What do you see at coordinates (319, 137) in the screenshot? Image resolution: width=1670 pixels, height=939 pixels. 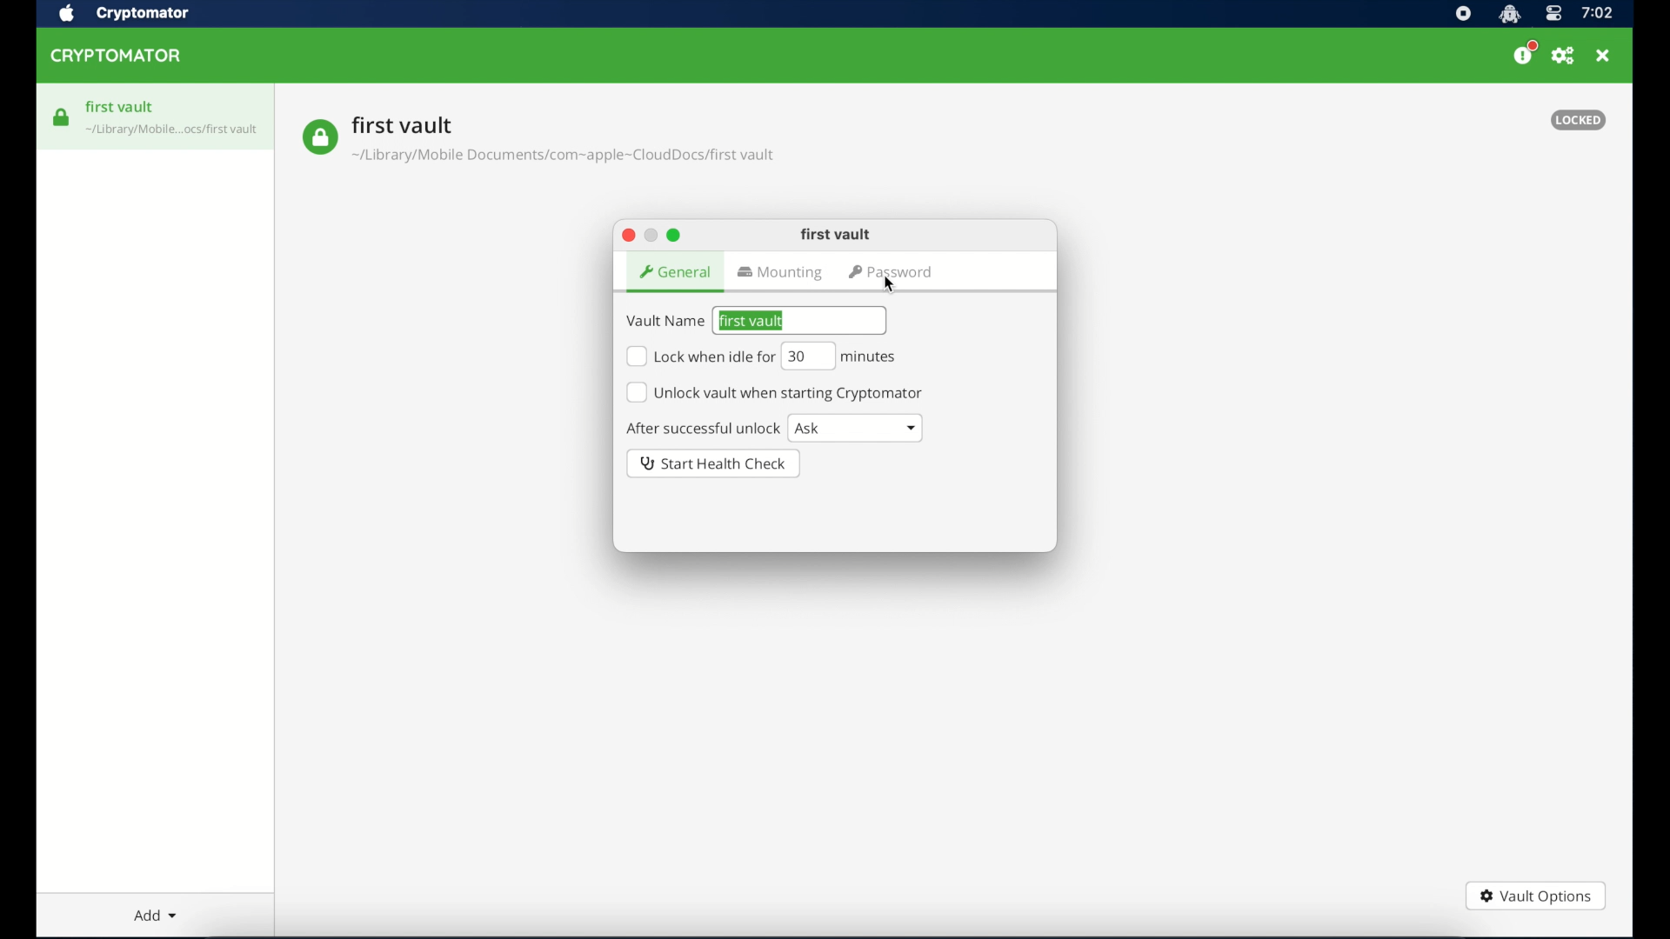 I see `vault icon` at bounding box center [319, 137].